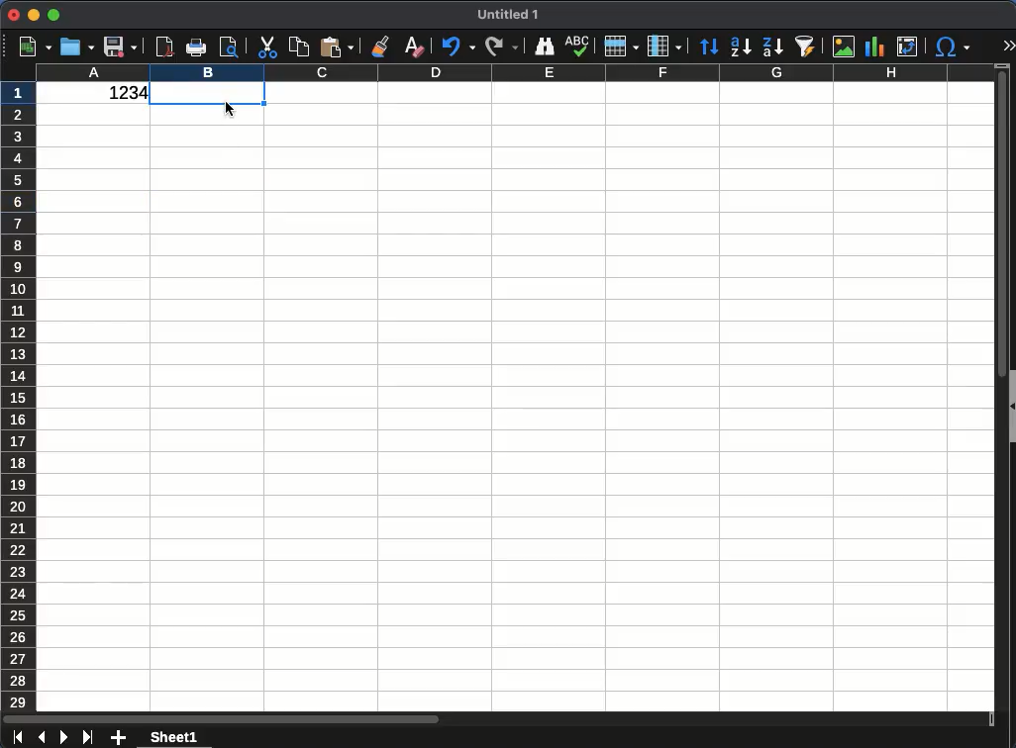 The height and width of the screenshot is (748, 1016). Describe the element at coordinates (499, 718) in the screenshot. I see `scroll` at that location.